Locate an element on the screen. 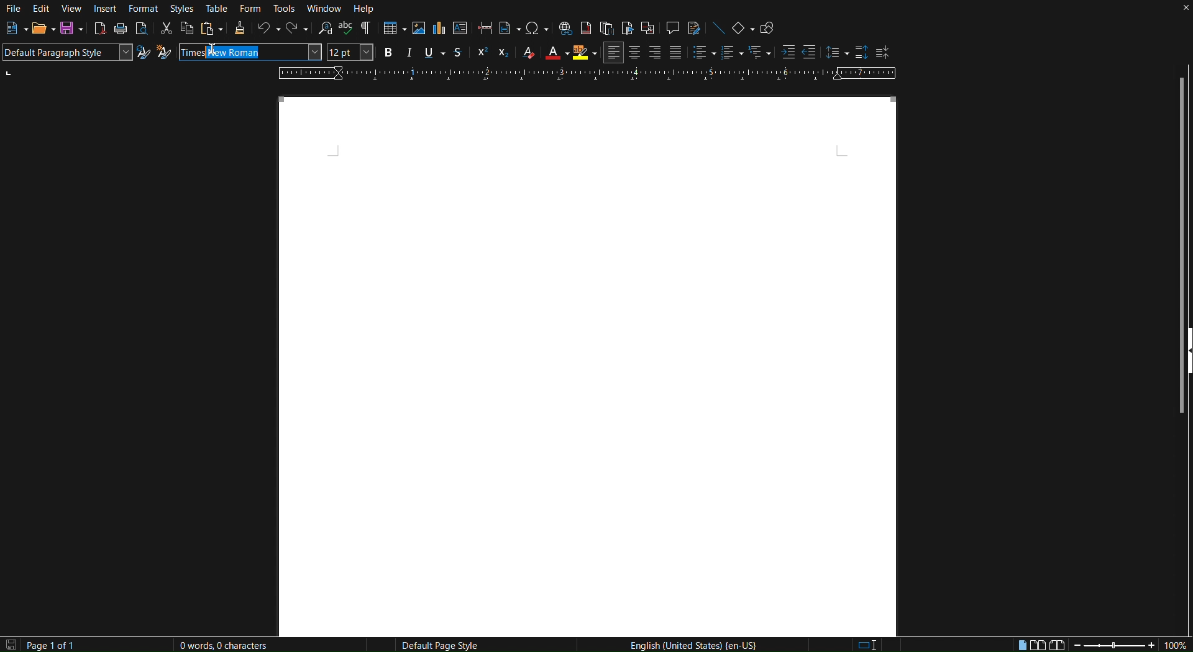 The width and height of the screenshot is (1193, 652). Clone Formatting is located at coordinates (239, 30).